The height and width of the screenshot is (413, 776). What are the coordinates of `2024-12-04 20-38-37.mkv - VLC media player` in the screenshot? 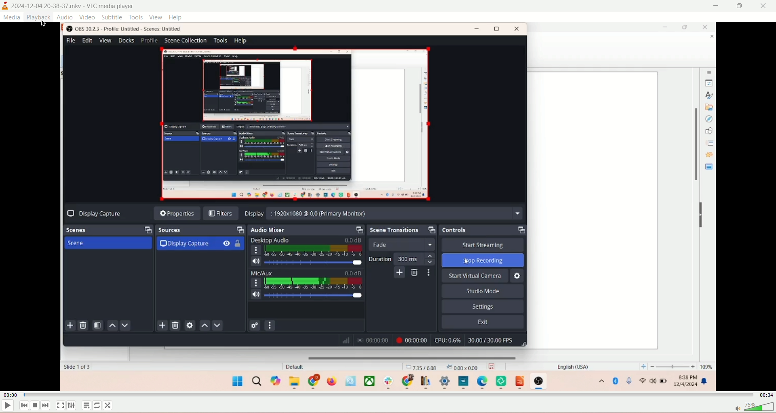 It's located at (78, 7).